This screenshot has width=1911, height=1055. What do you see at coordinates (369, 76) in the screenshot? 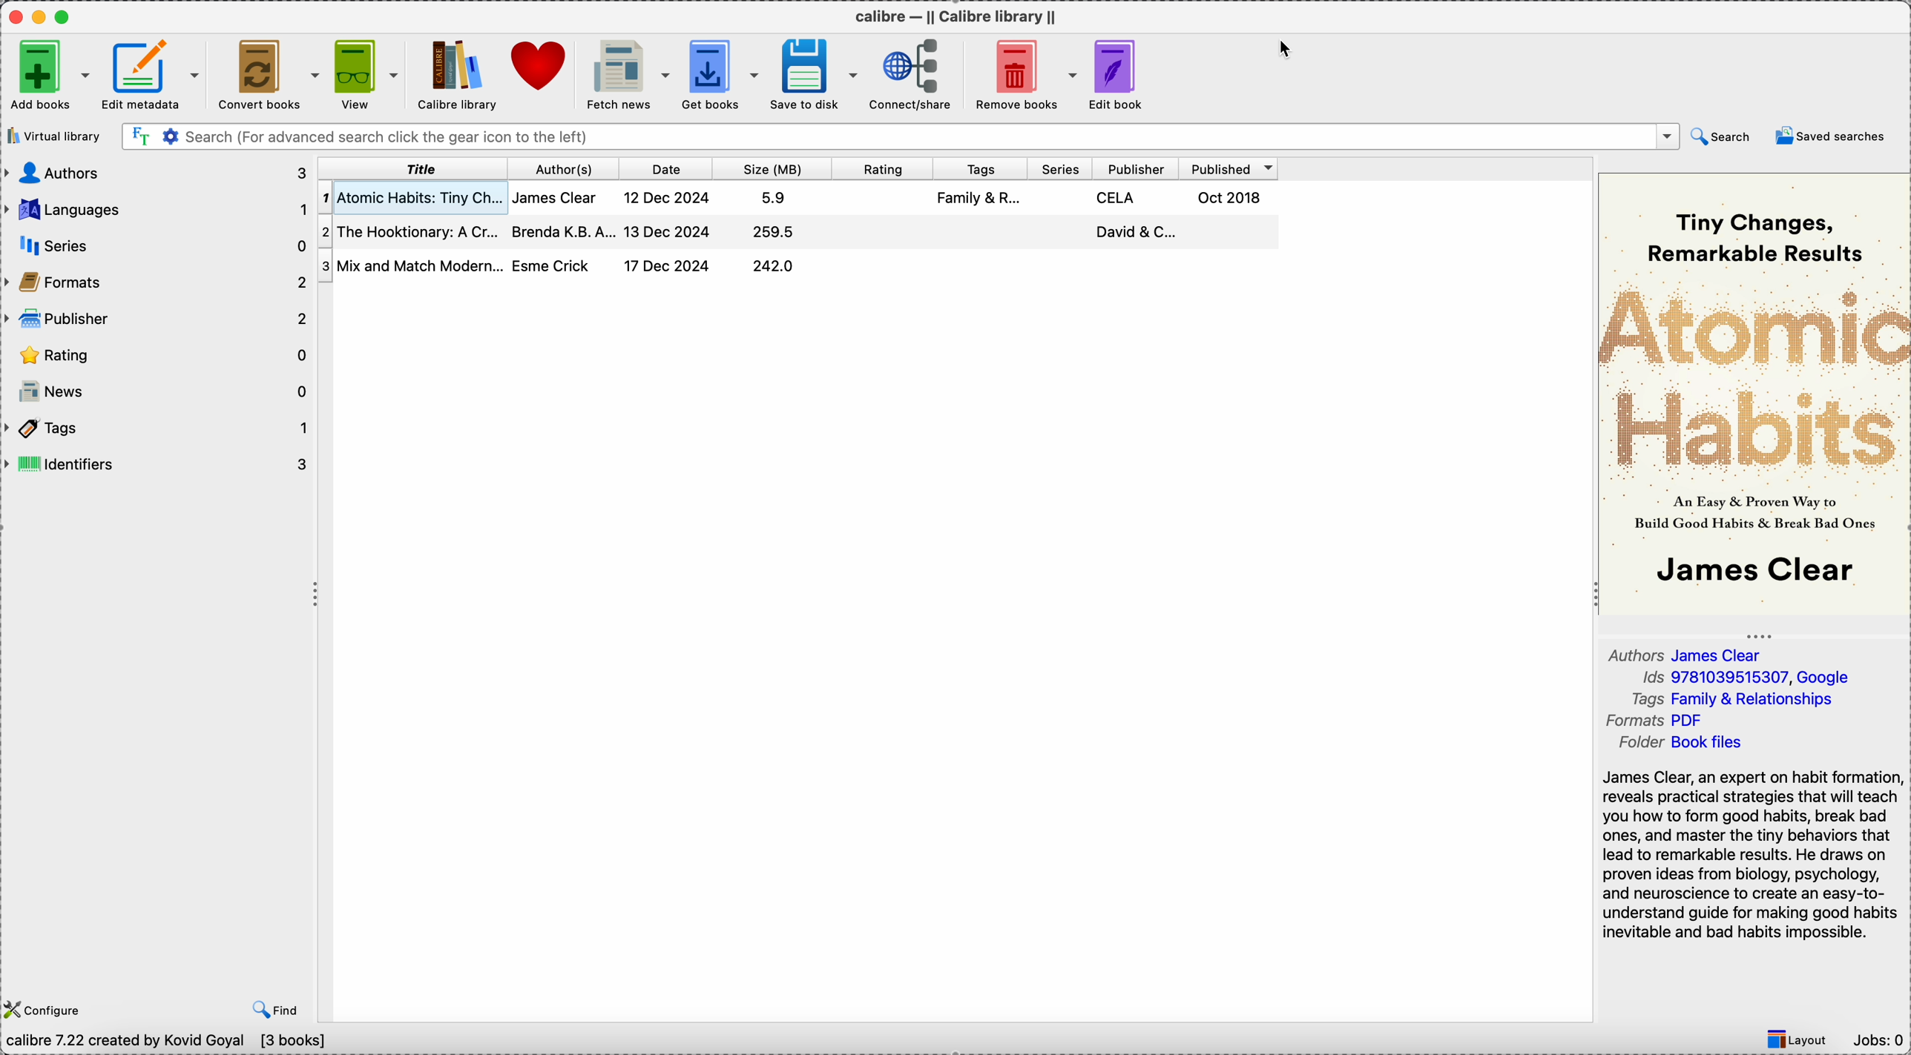
I see `click on view options` at bounding box center [369, 76].